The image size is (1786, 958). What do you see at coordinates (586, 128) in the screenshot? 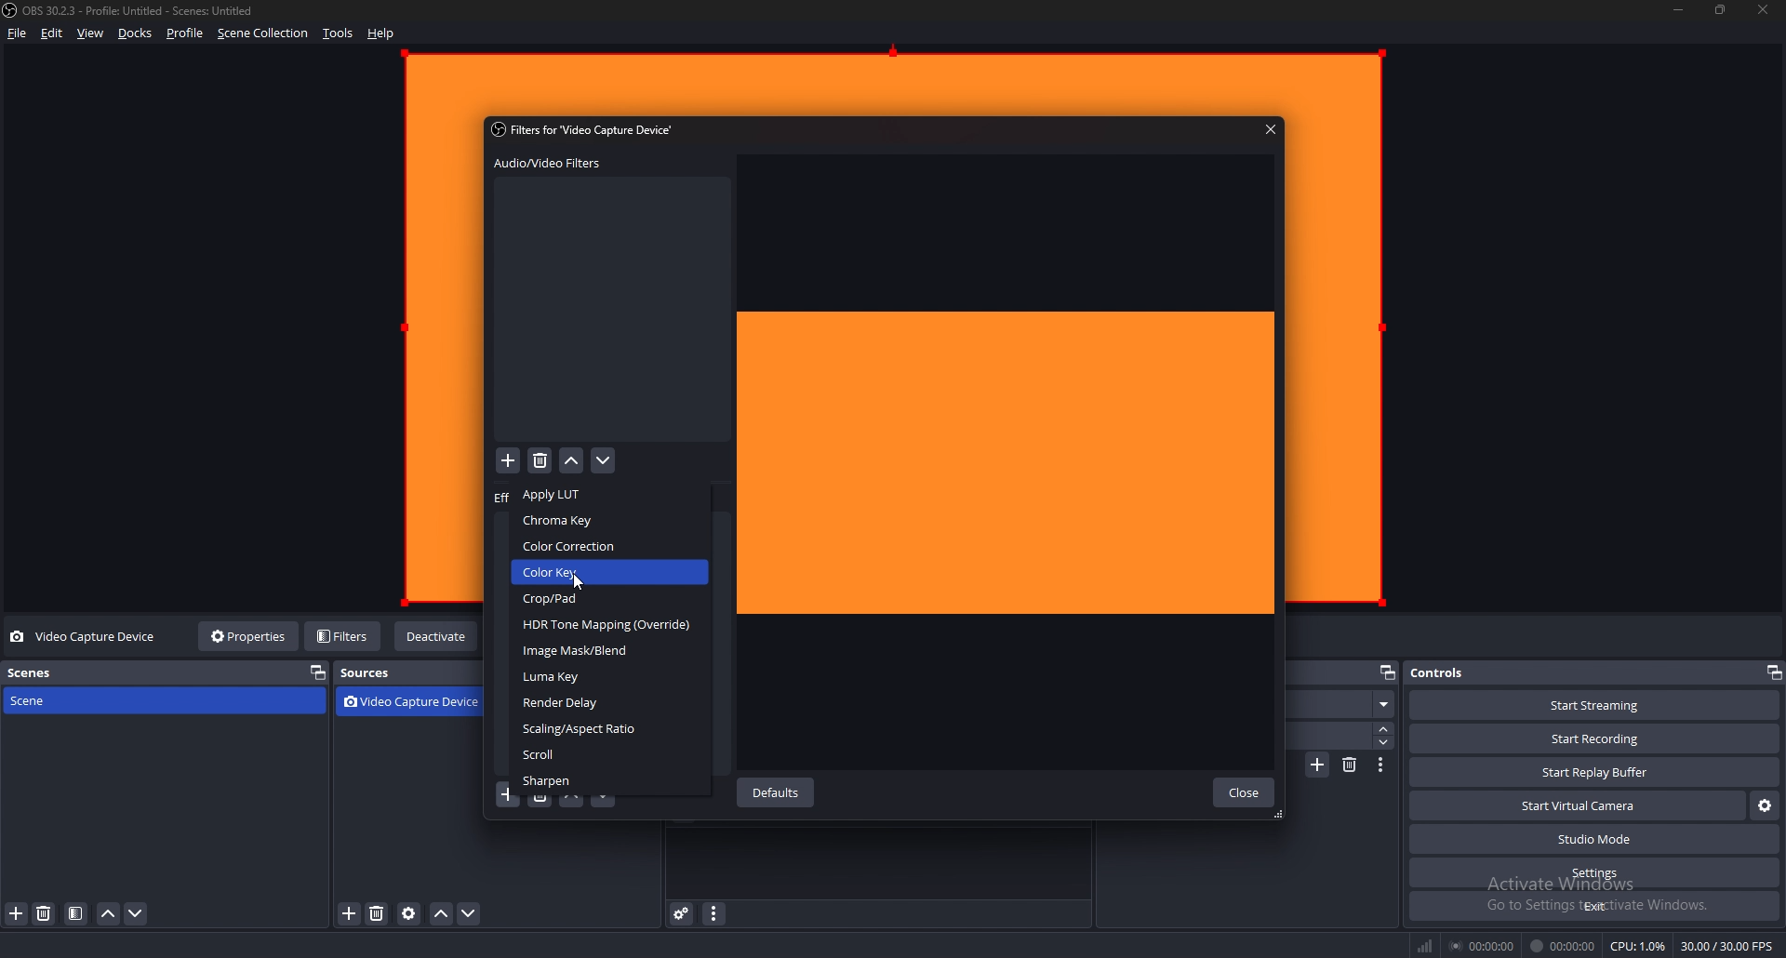
I see `Filters for "Video Capture Device’` at bounding box center [586, 128].